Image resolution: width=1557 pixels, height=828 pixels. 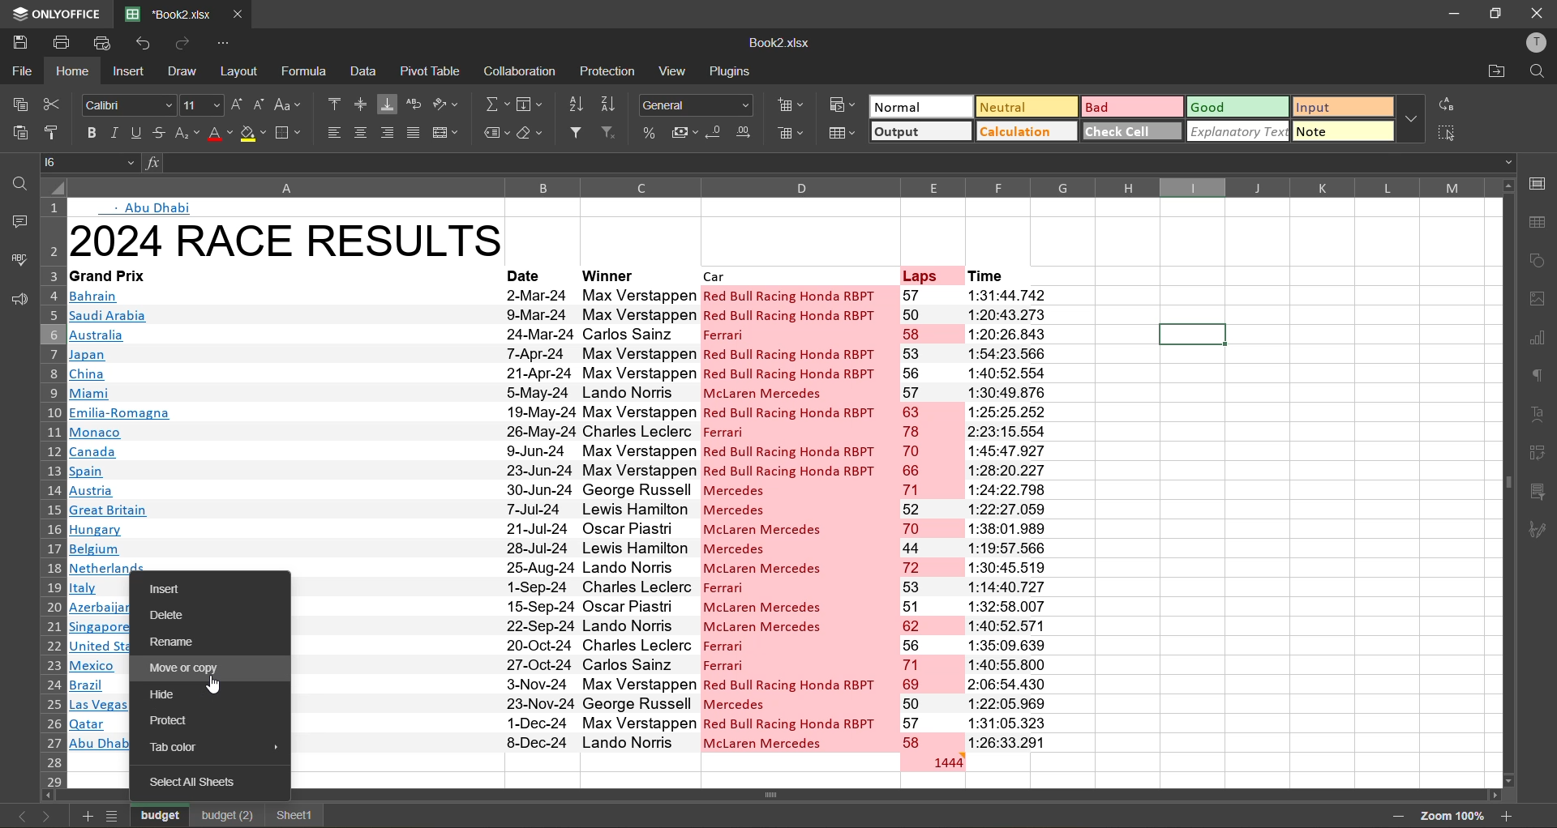 I want to click on print, so click(x=67, y=43).